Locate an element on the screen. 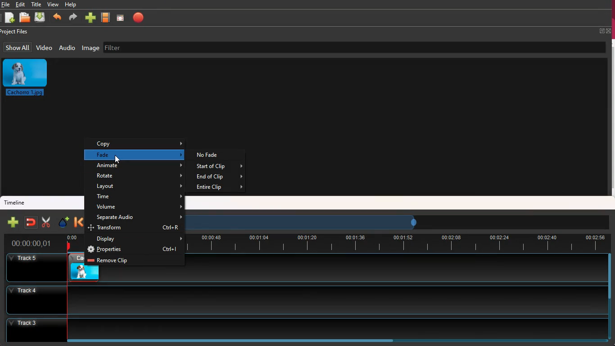 The height and width of the screenshot is (346, 615). properties is located at coordinates (136, 250).